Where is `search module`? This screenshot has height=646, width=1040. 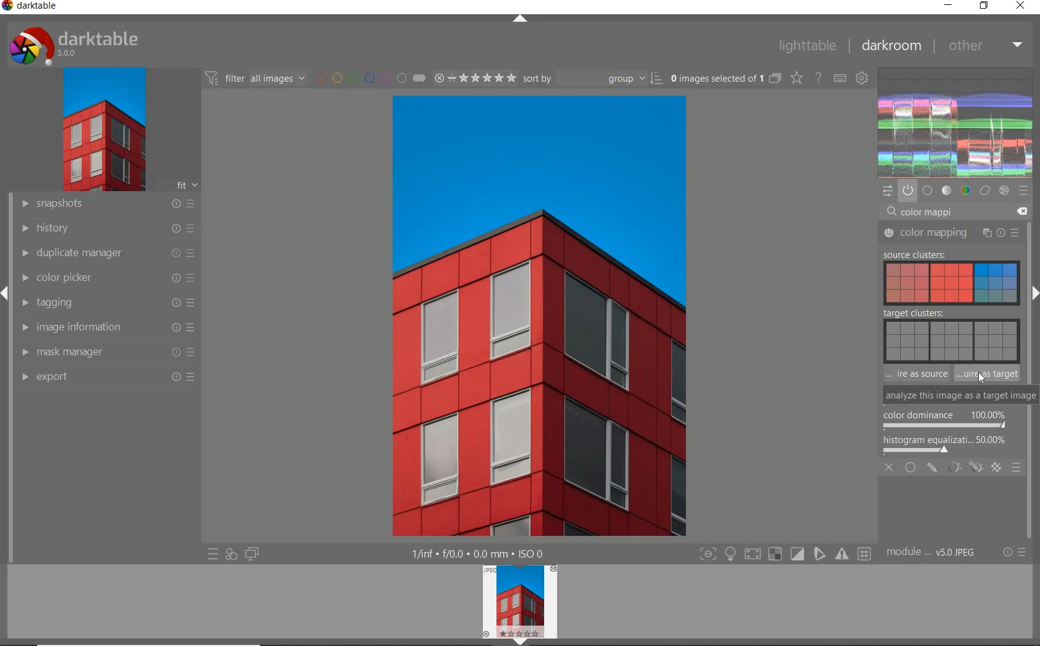 search module is located at coordinates (958, 210).